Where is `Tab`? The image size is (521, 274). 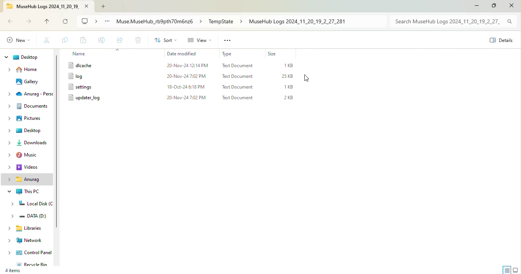 Tab is located at coordinates (48, 6).